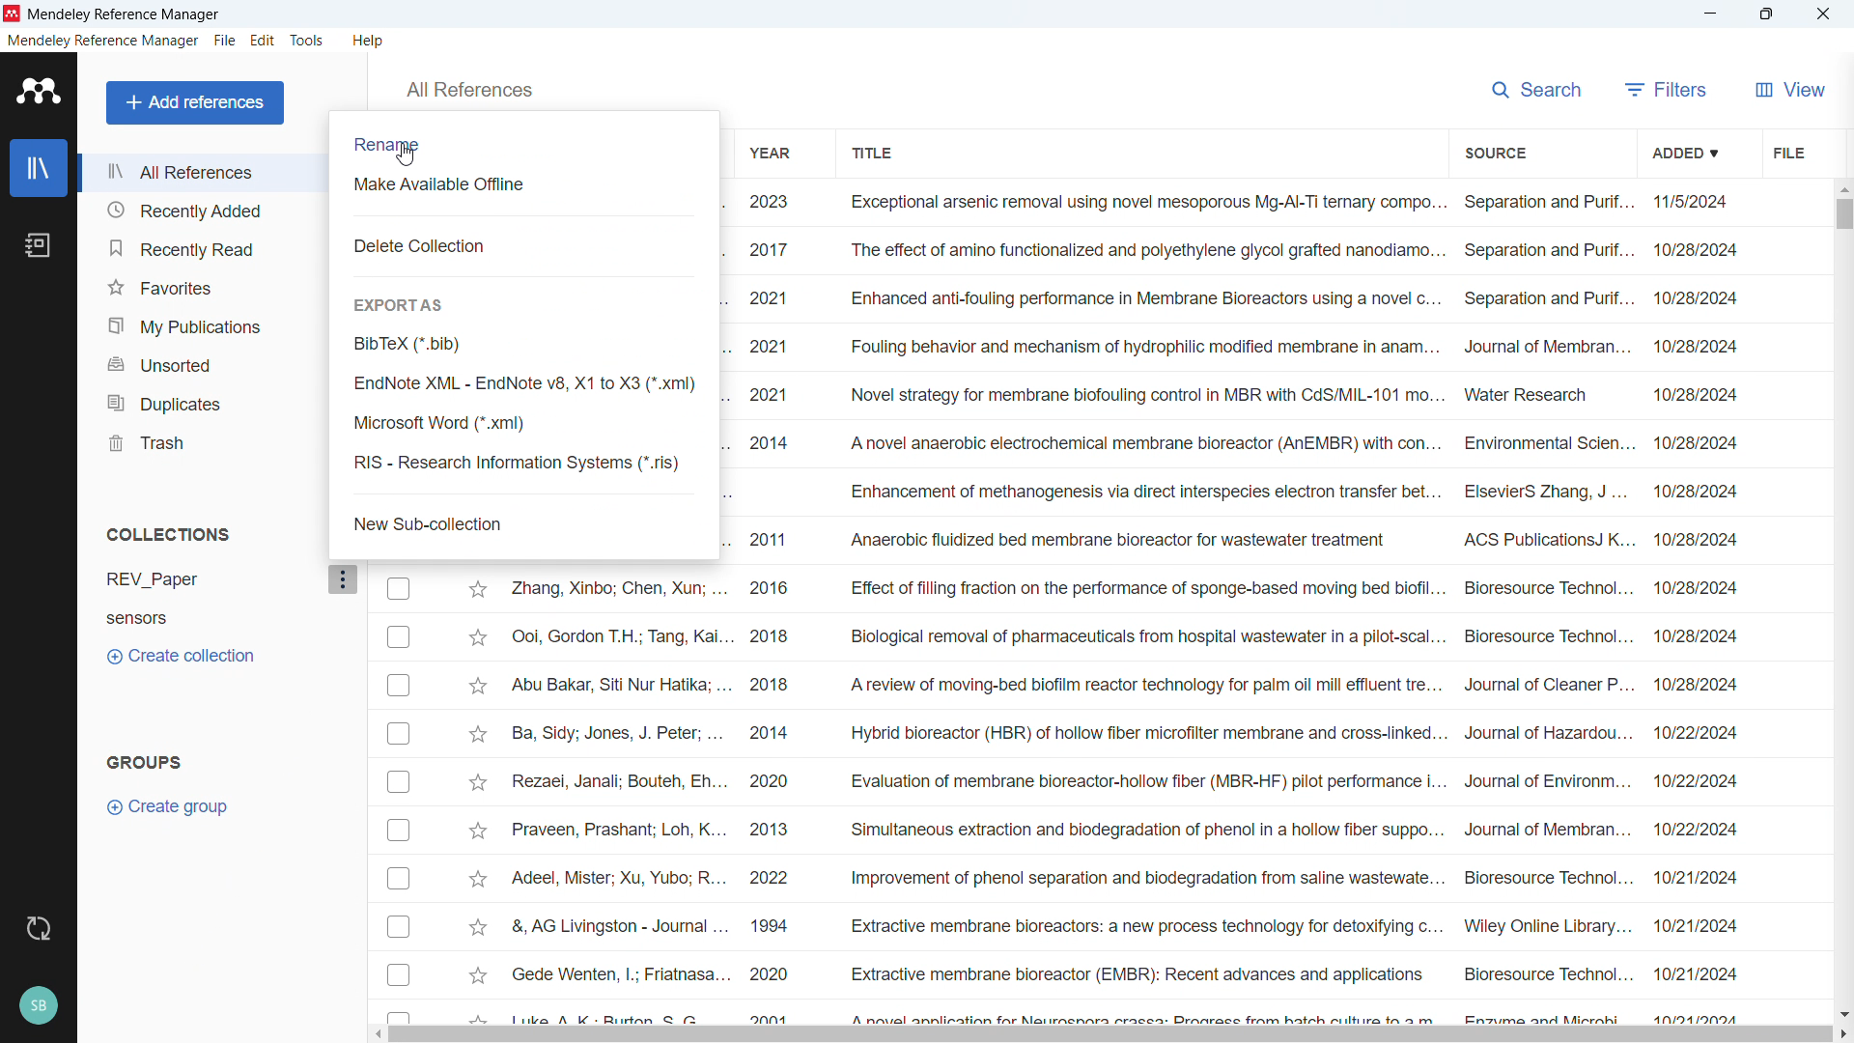  I want to click on Software logo, so click(13, 14).